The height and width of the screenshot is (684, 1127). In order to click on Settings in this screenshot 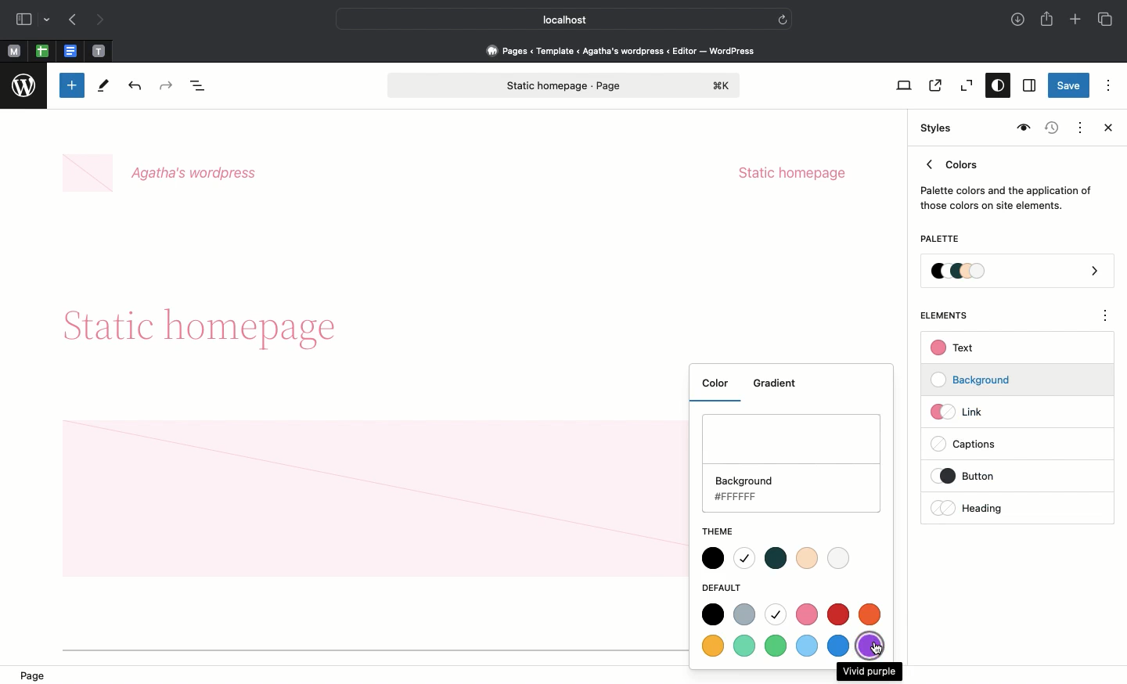, I will do `click(1028, 86)`.